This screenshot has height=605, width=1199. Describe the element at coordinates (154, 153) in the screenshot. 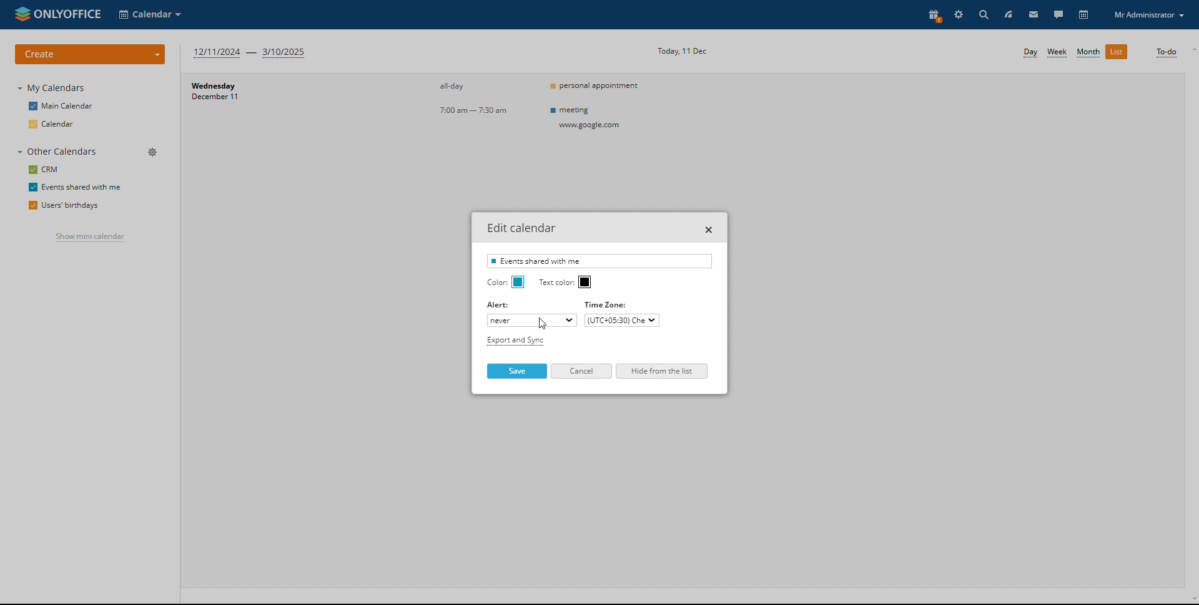

I see `manage` at that location.